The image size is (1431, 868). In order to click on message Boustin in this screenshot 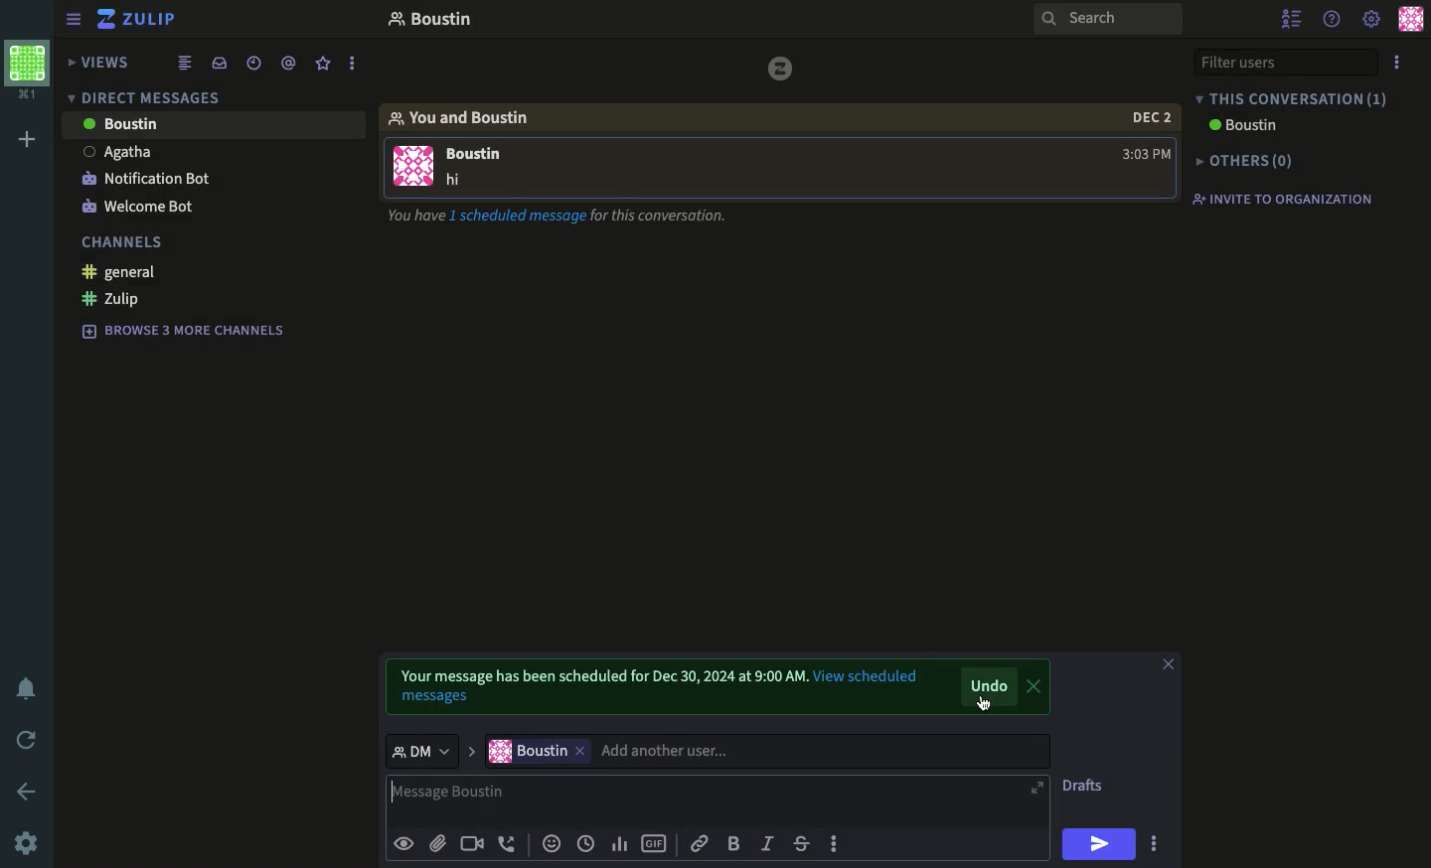, I will do `click(702, 799)`.